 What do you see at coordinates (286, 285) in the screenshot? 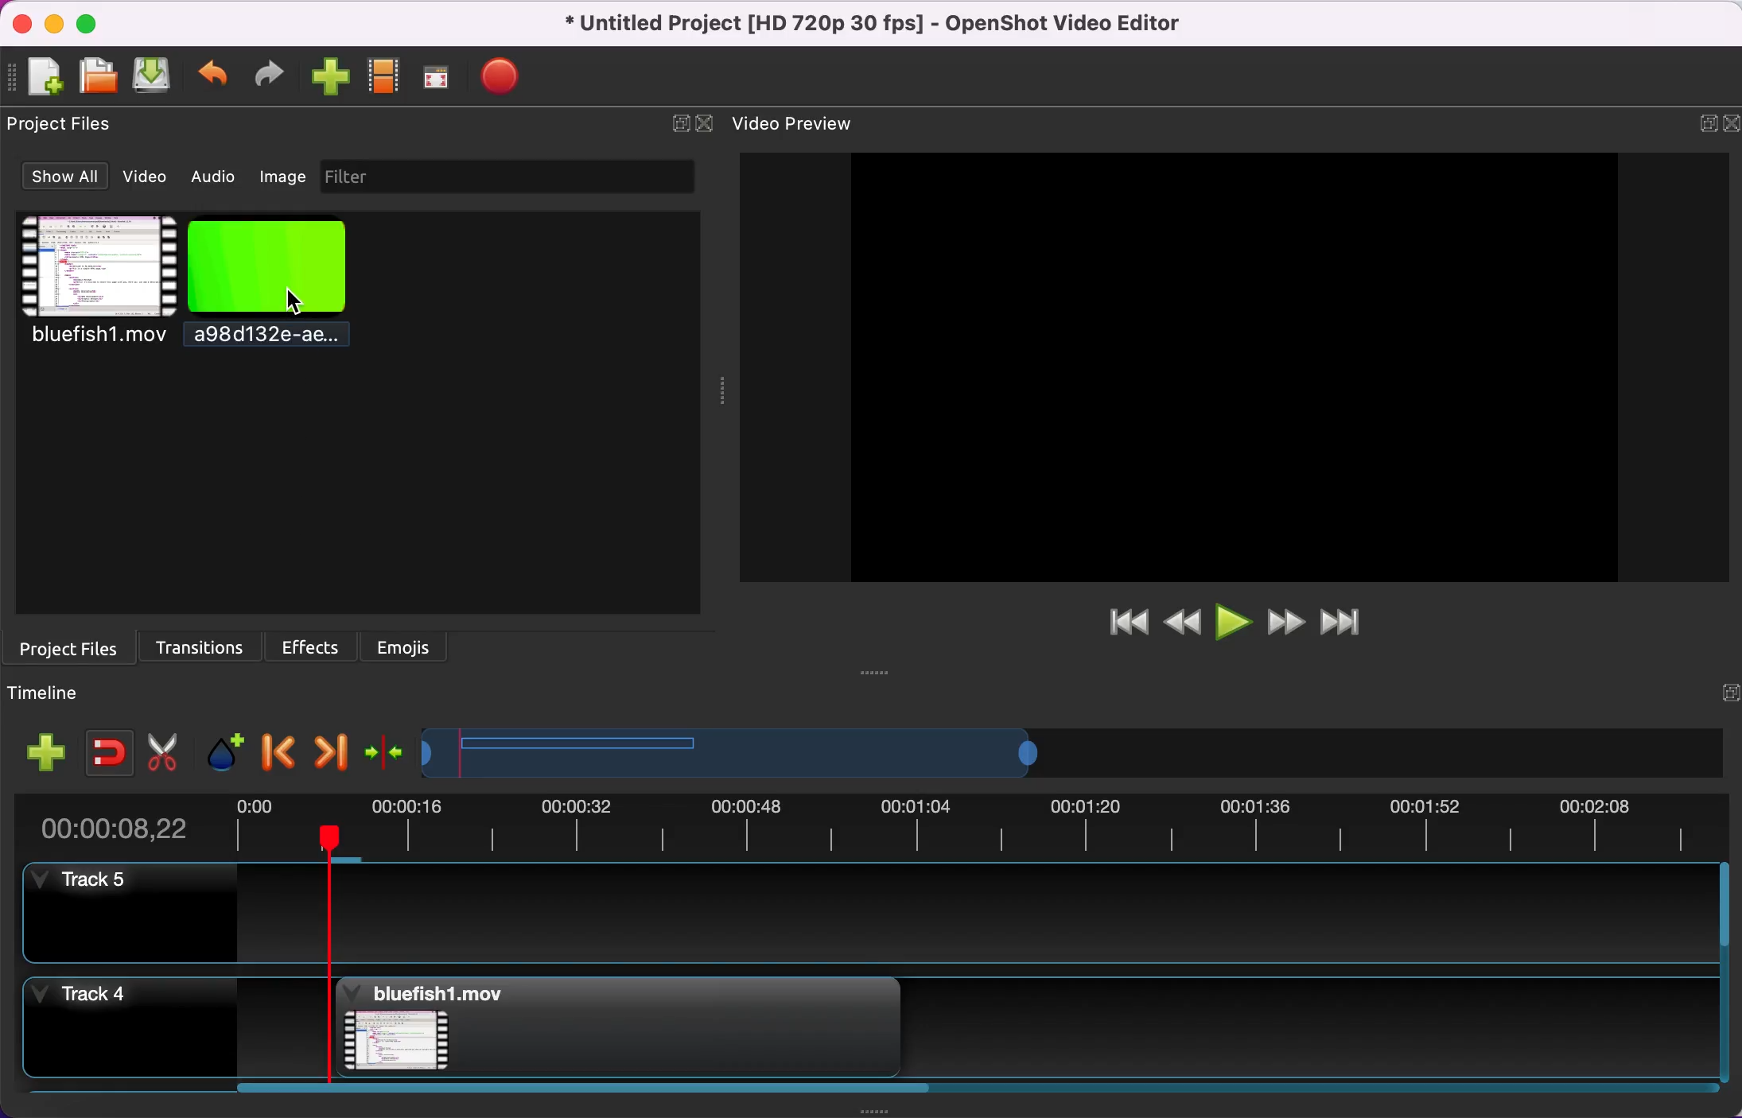
I see `picture` at bounding box center [286, 285].